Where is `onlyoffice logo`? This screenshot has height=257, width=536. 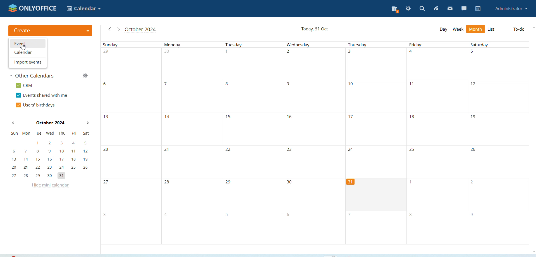 onlyoffice logo is located at coordinates (32, 8).